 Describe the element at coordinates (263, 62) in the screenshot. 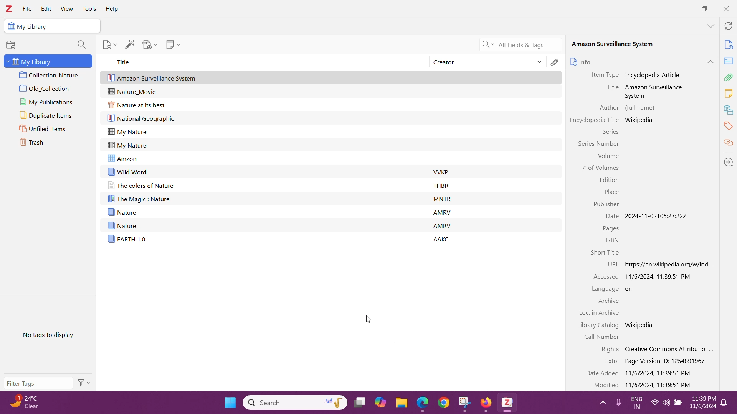

I see `Title` at that location.